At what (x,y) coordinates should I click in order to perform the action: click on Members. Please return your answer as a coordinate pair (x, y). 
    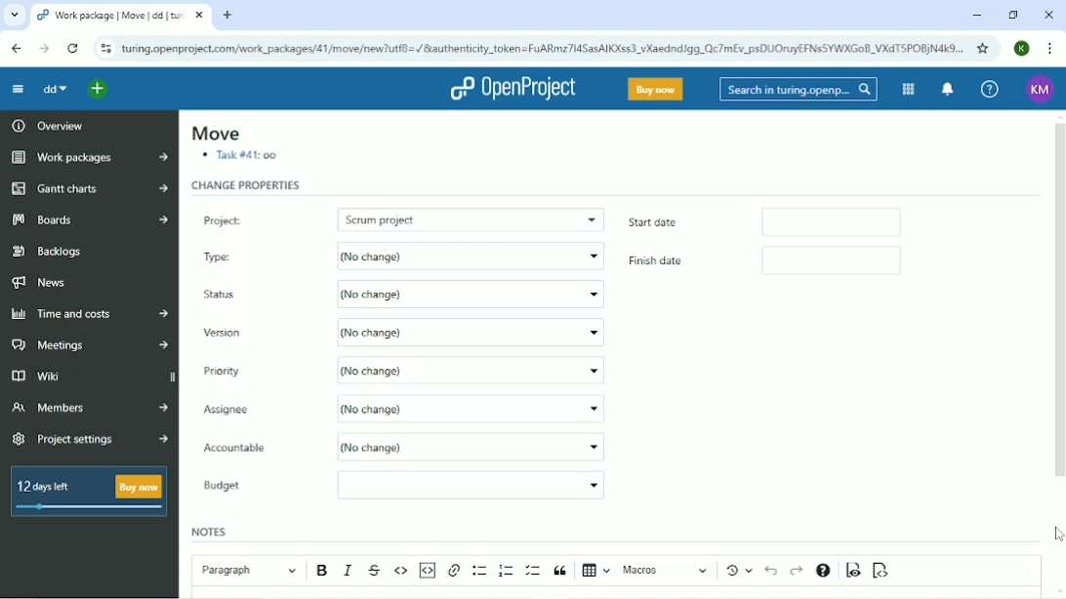
    Looking at the image, I should click on (87, 411).